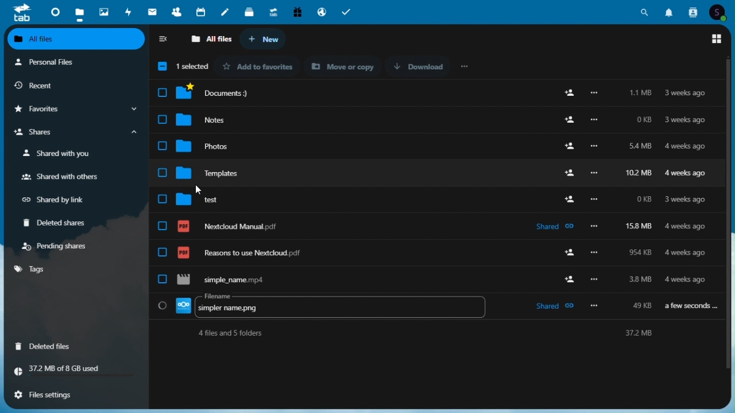  What do you see at coordinates (211, 40) in the screenshot?
I see `all files` at bounding box center [211, 40].